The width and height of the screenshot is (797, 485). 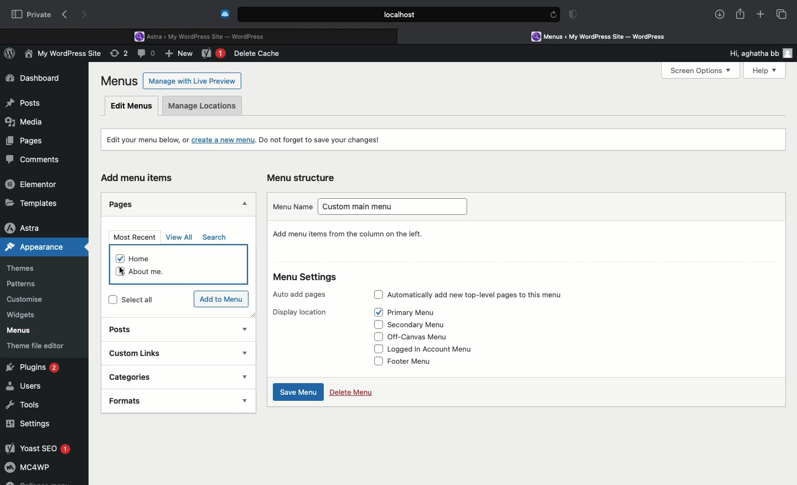 What do you see at coordinates (23, 100) in the screenshot?
I see `Posts` at bounding box center [23, 100].